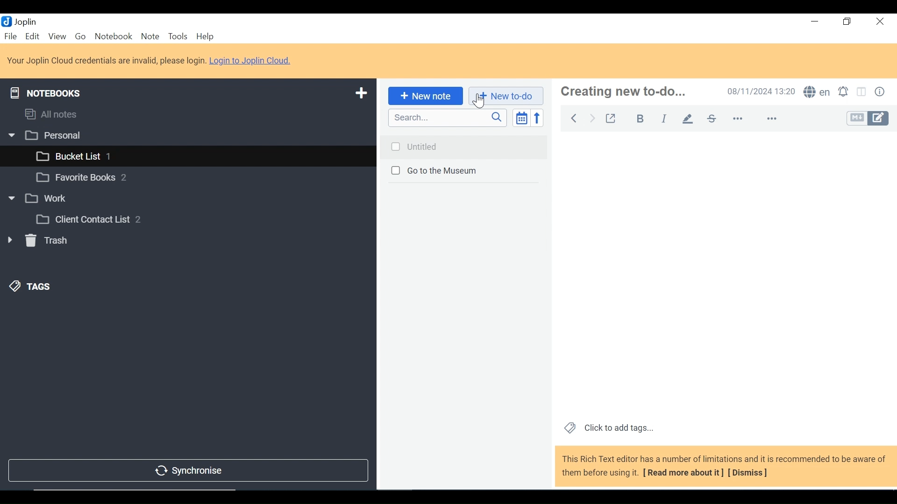  I want to click on Add New to-do, so click(505, 96).